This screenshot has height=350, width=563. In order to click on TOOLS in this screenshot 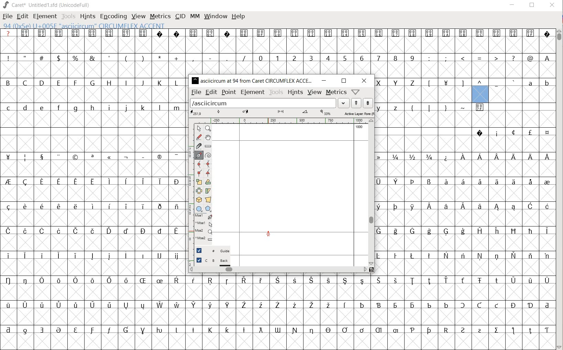, I will do `click(68, 16)`.